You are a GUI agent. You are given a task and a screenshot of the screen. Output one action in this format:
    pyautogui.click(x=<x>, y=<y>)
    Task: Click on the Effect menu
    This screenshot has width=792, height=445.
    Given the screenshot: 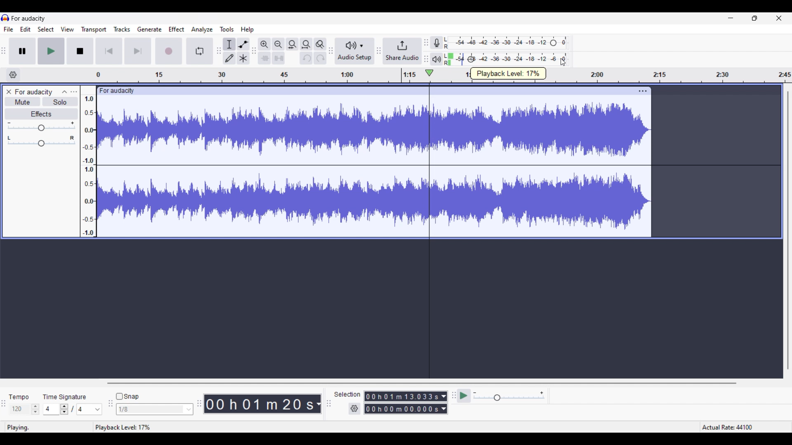 What is the action you would take?
    pyautogui.click(x=177, y=29)
    